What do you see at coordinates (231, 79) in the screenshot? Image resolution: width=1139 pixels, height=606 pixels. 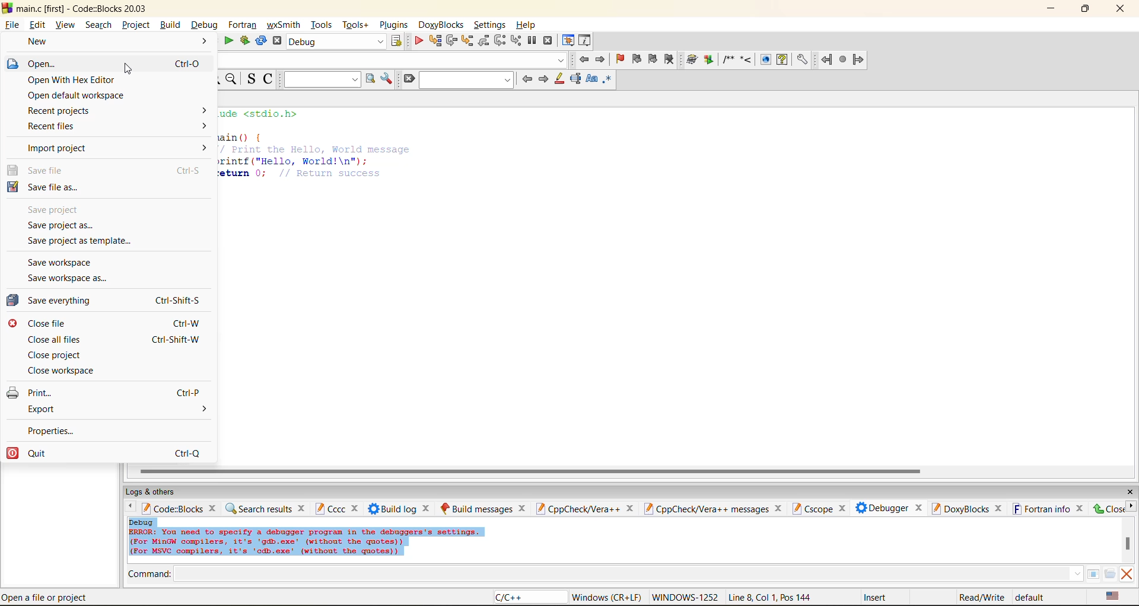 I see `zoom out` at bounding box center [231, 79].